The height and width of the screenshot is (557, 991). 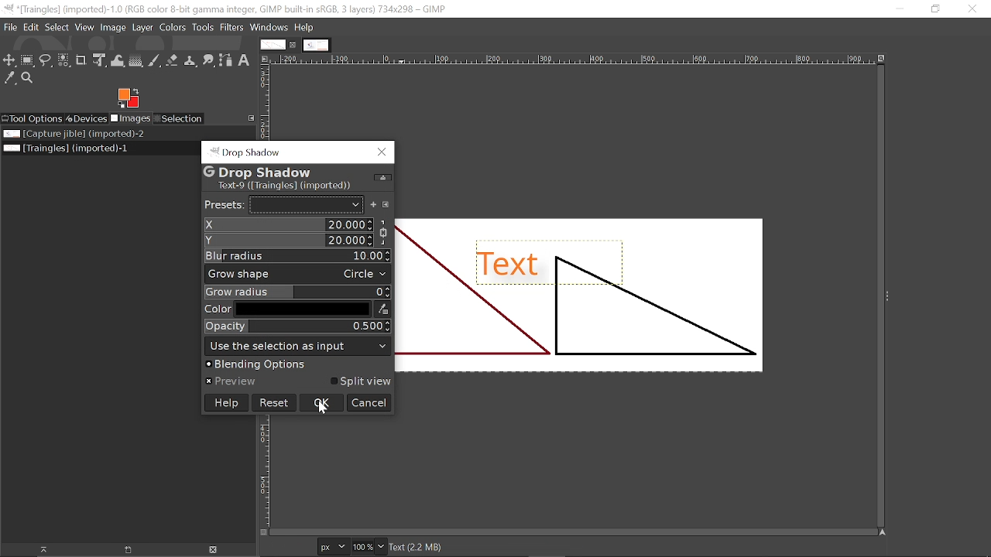 What do you see at coordinates (269, 28) in the screenshot?
I see `Windows` at bounding box center [269, 28].